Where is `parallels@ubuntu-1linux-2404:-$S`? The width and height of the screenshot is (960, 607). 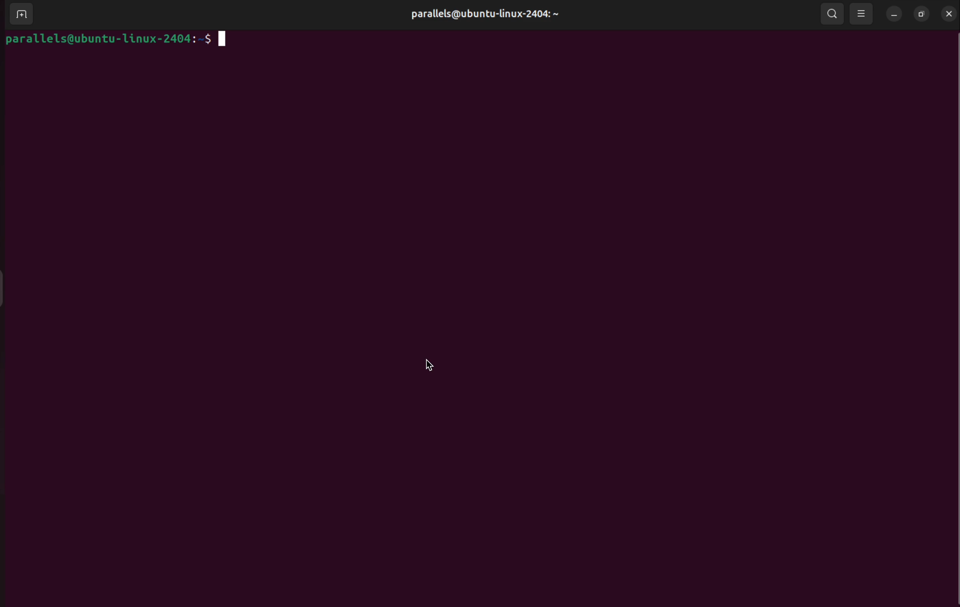
parallels@ubuntu-1linux-2404:-$S is located at coordinates (116, 40).